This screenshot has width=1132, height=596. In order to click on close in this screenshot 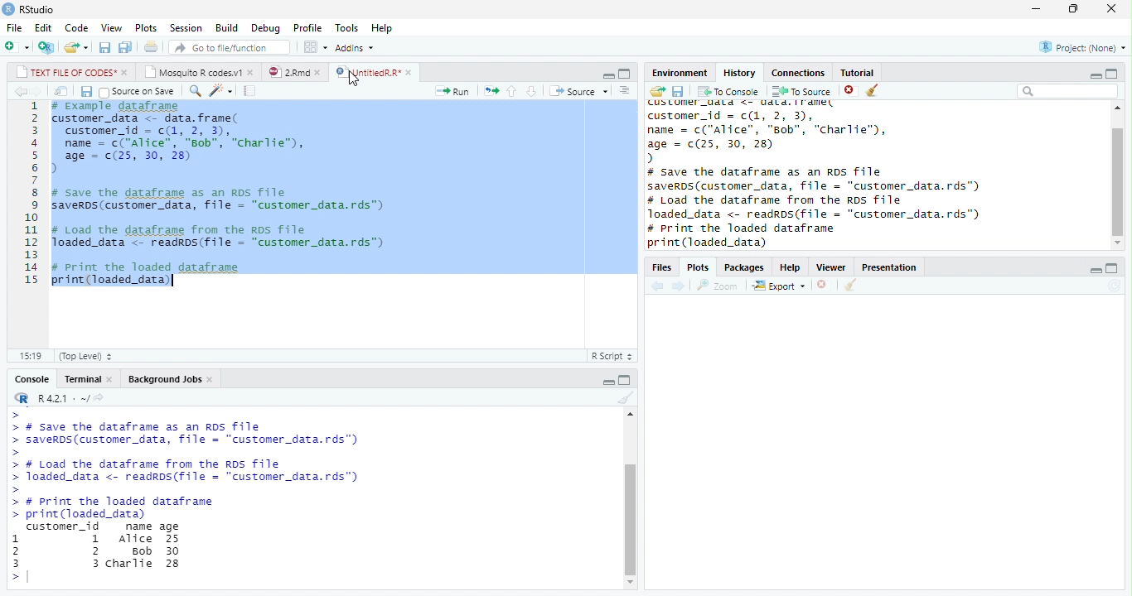, I will do `click(111, 380)`.